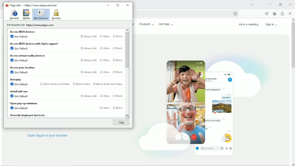 Image resolution: width=295 pixels, height=166 pixels. What do you see at coordinates (118, 48) in the screenshot?
I see `Block` at bounding box center [118, 48].